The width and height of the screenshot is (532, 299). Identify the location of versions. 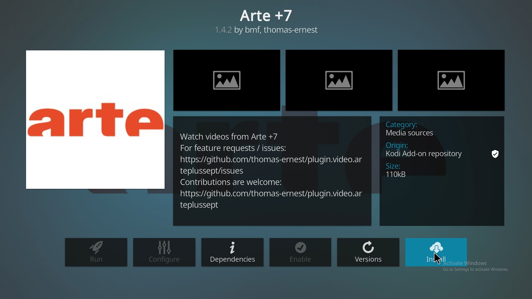
(369, 252).